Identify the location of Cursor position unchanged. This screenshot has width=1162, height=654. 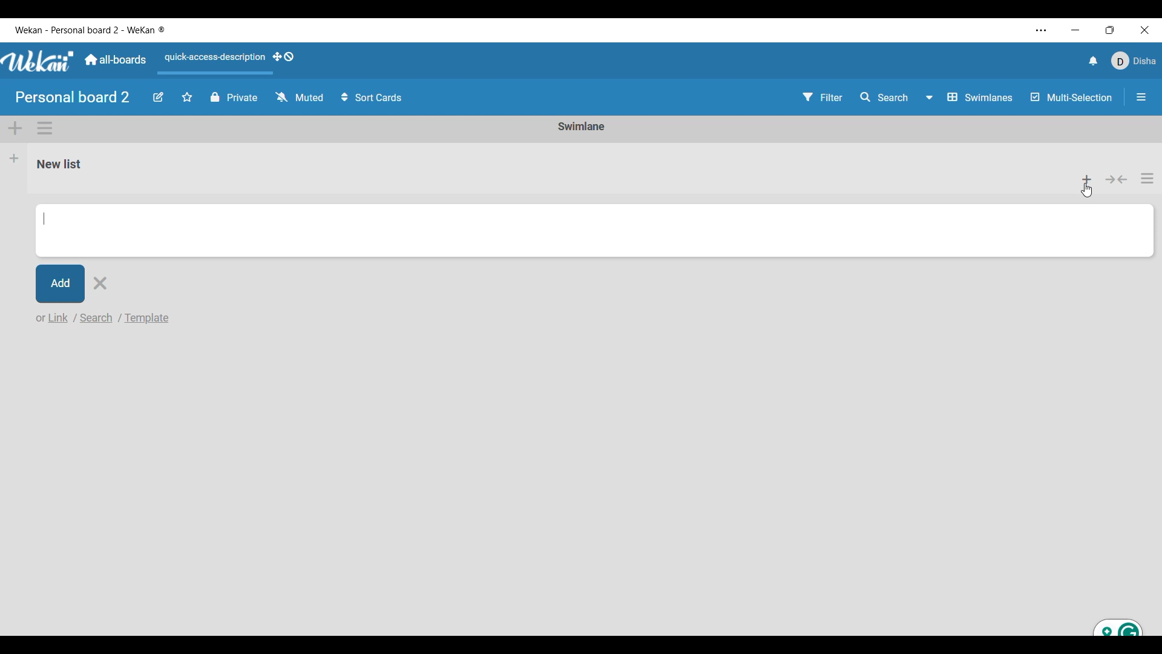
(1089, 193).